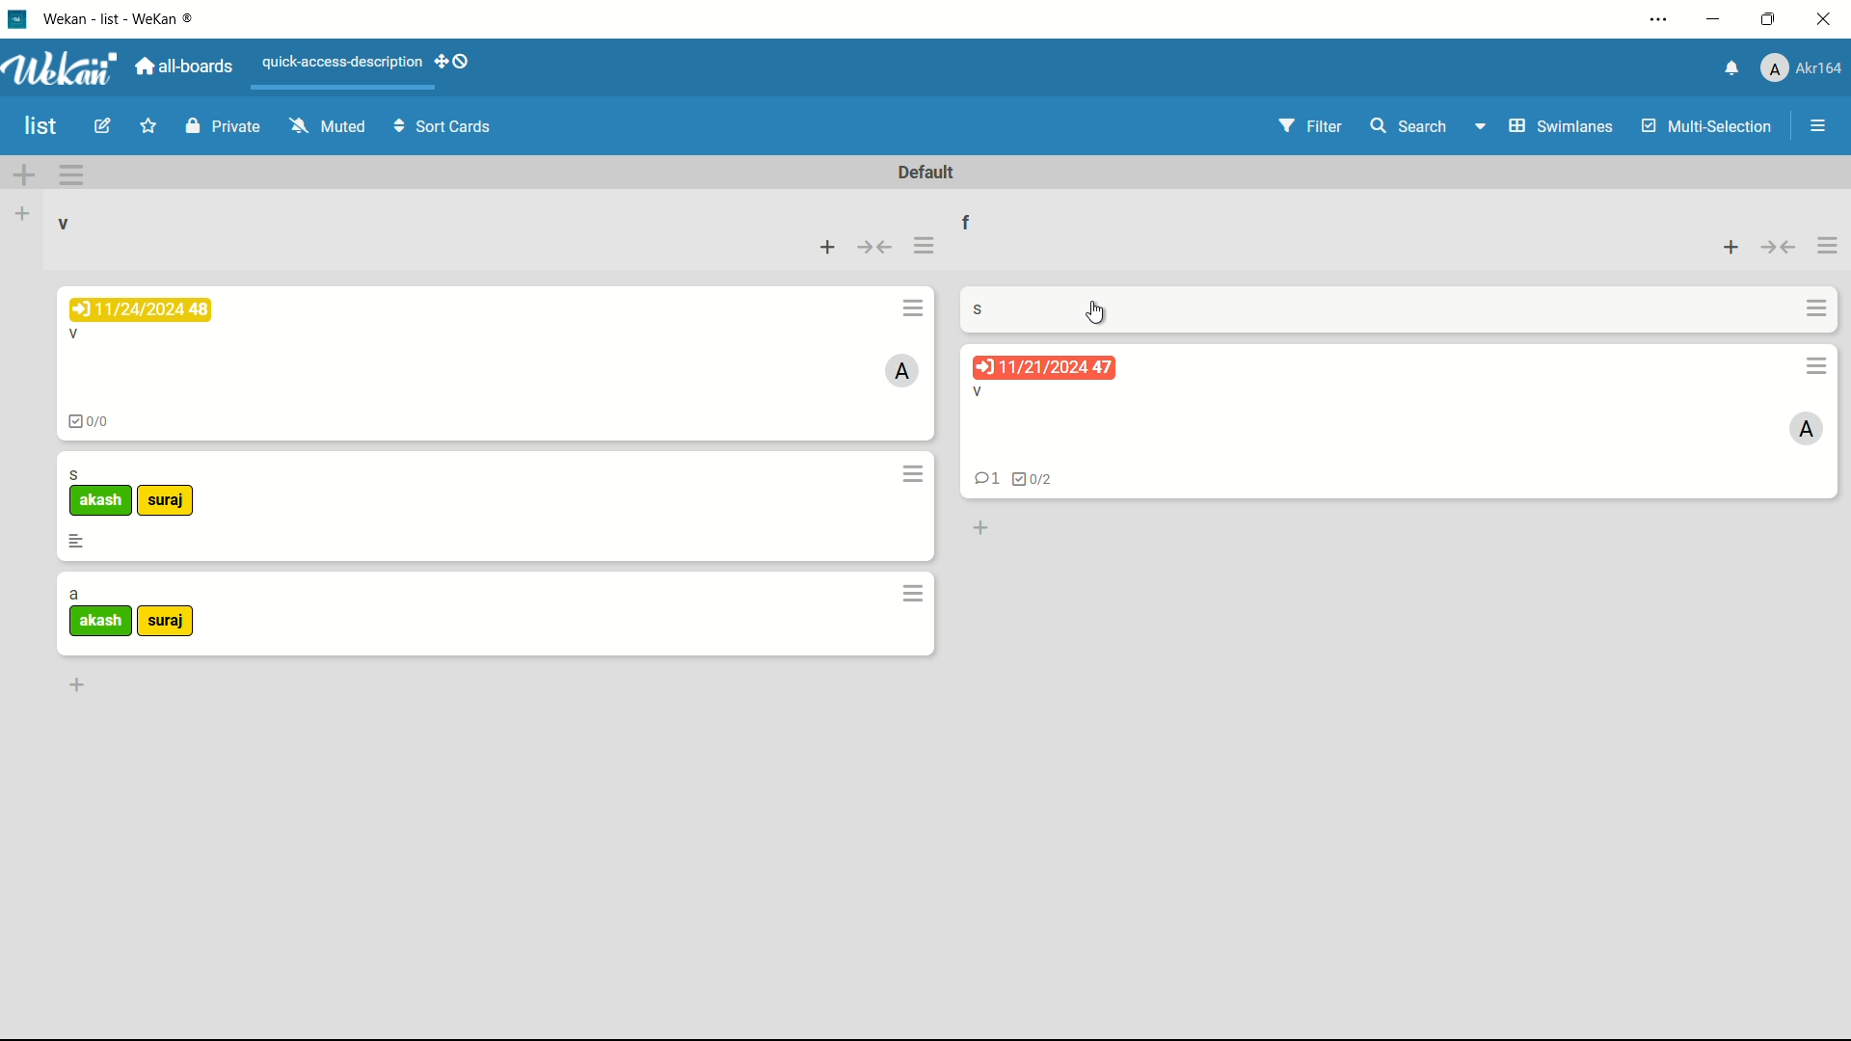  Describe the element at coordinates (22, 215) in the screenshot. I see `add list` at that location.